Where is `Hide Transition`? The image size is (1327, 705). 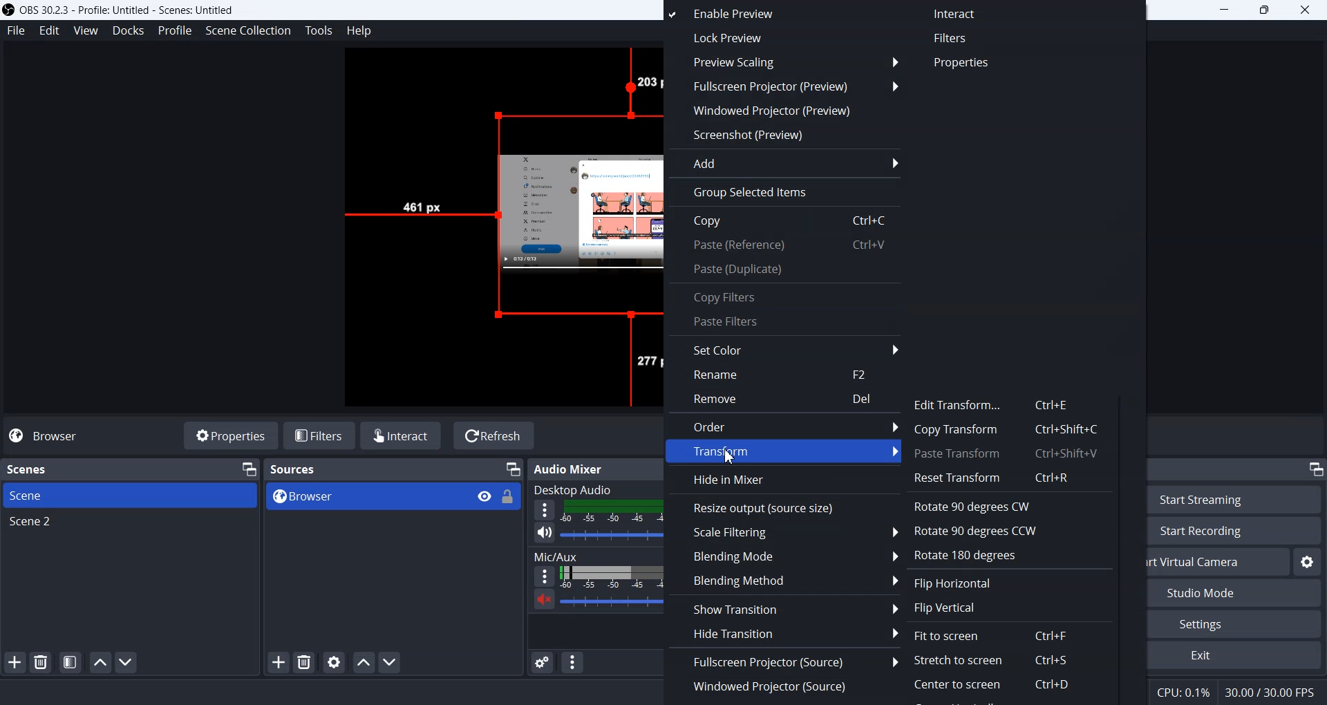
Hide Transition is located at coordinates (783, 632).